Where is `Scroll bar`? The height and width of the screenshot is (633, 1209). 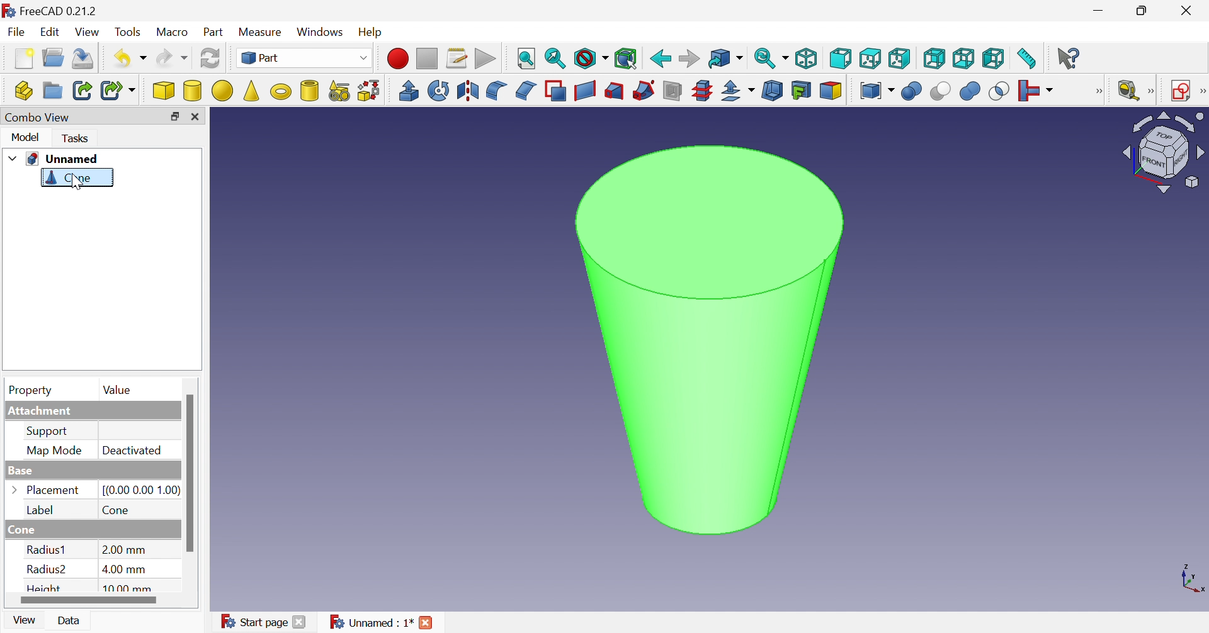 Scroll bar is located at coordinates (190, 472).